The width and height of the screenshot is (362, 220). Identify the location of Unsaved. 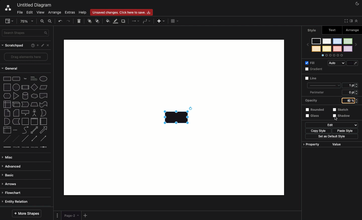
(122, 13).